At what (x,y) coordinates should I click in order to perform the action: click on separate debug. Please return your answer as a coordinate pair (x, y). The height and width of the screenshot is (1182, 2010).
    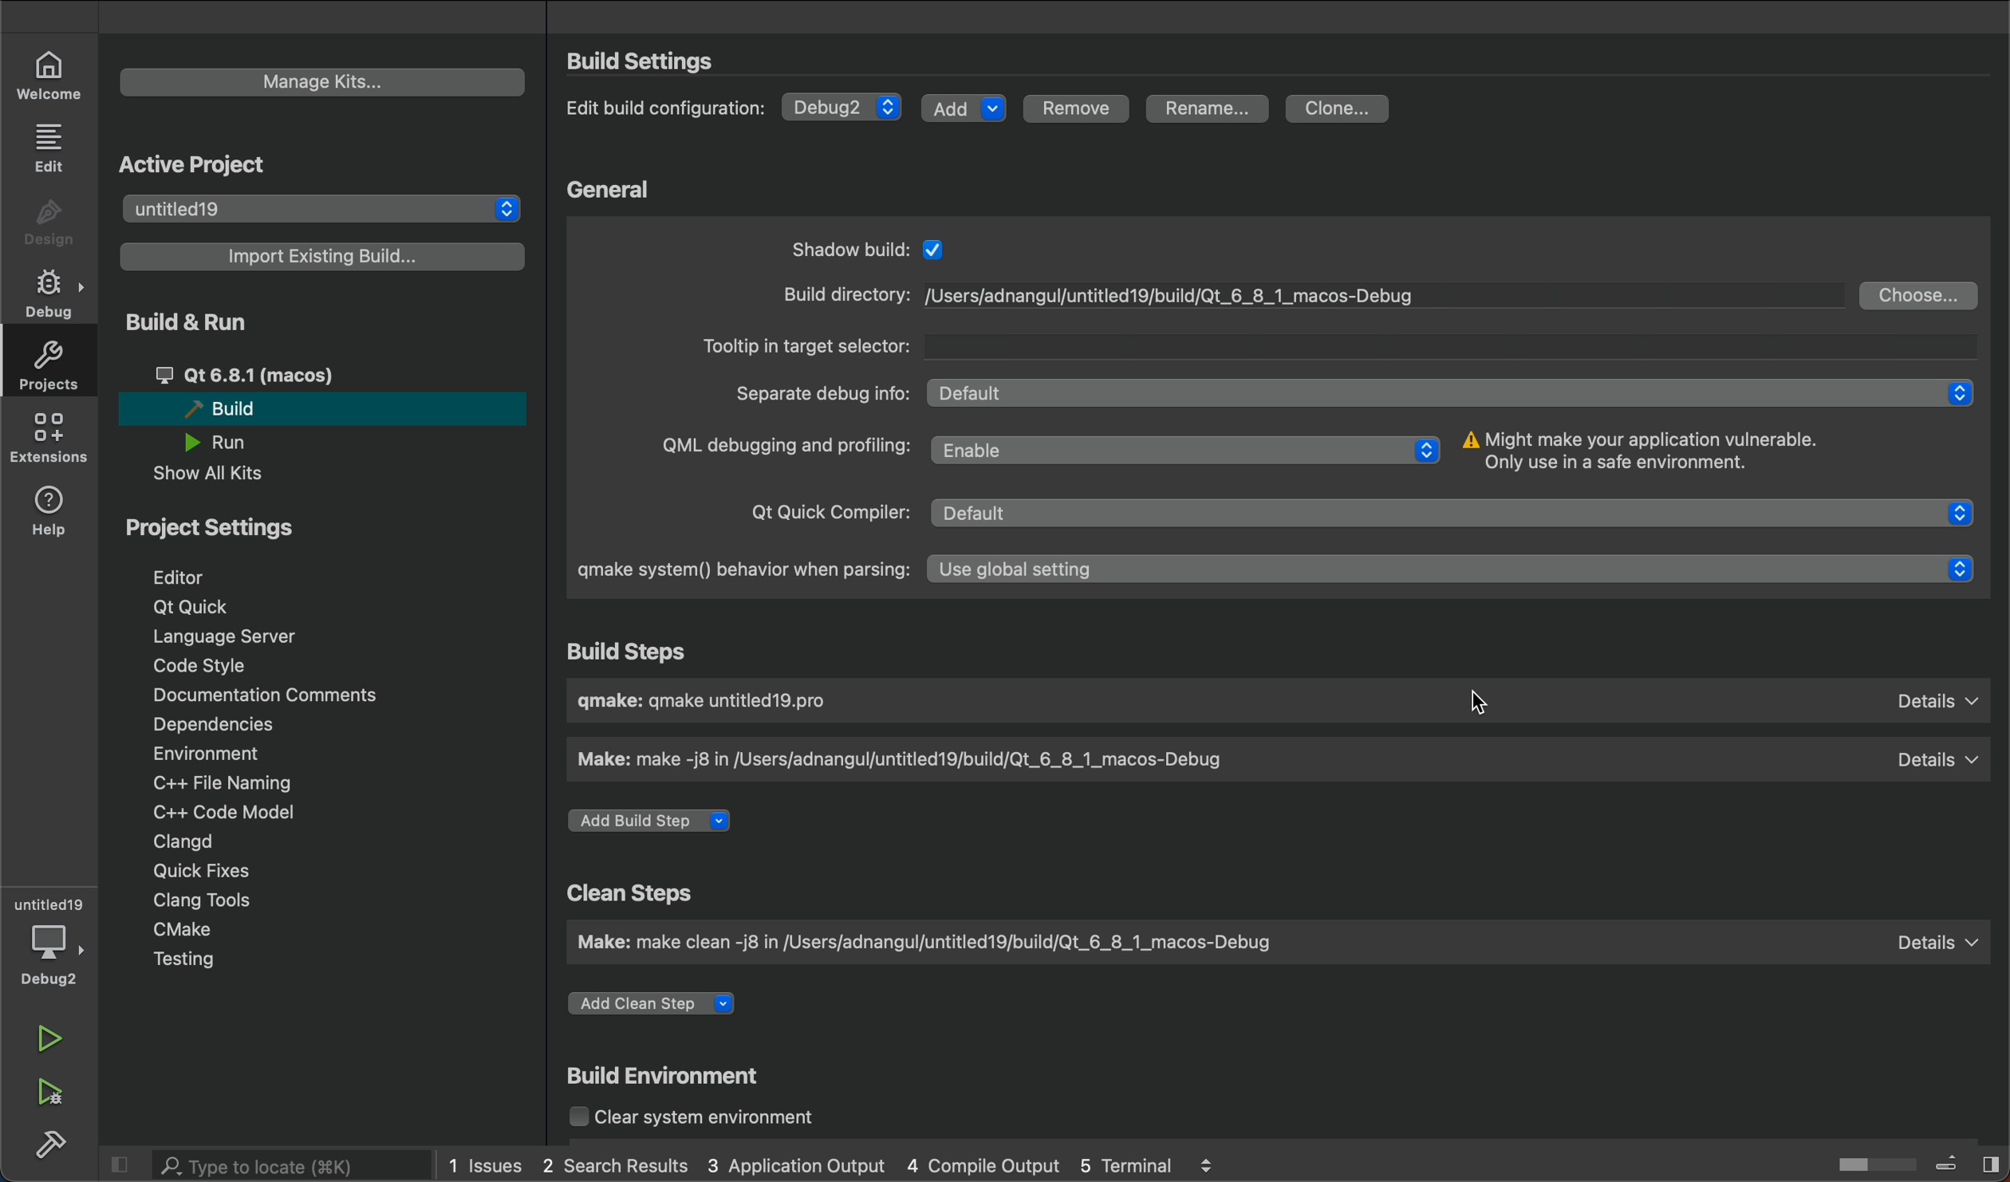
    Looking at the image, I should click on (818, 393).